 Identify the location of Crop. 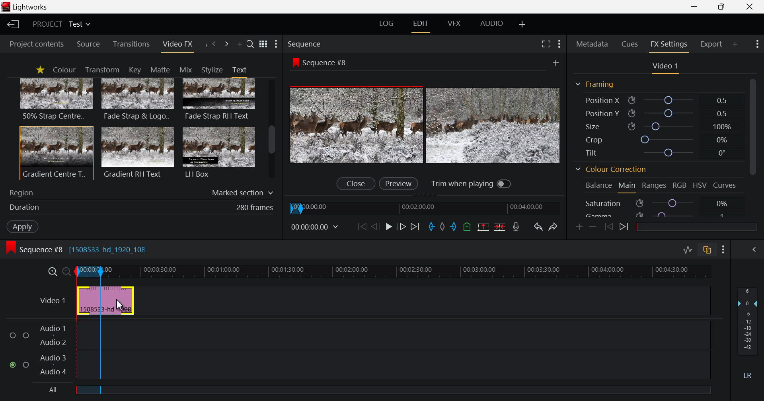
(657, 140).